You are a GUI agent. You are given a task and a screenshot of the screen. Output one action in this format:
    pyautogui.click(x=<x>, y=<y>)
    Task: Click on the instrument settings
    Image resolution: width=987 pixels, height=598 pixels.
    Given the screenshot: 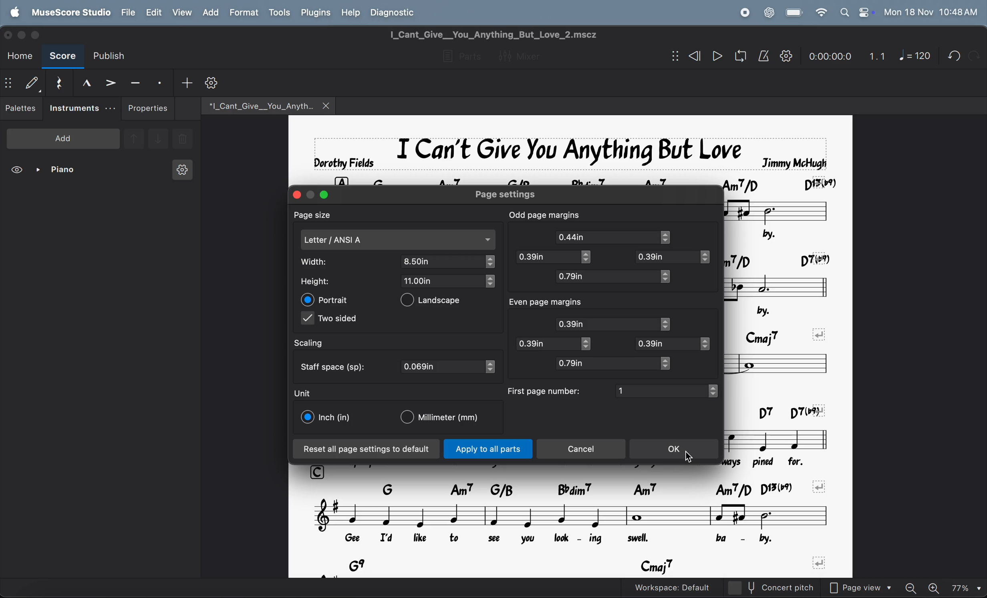 What is the action you would take?
    pyautogui.click(x=181, y=172)
    